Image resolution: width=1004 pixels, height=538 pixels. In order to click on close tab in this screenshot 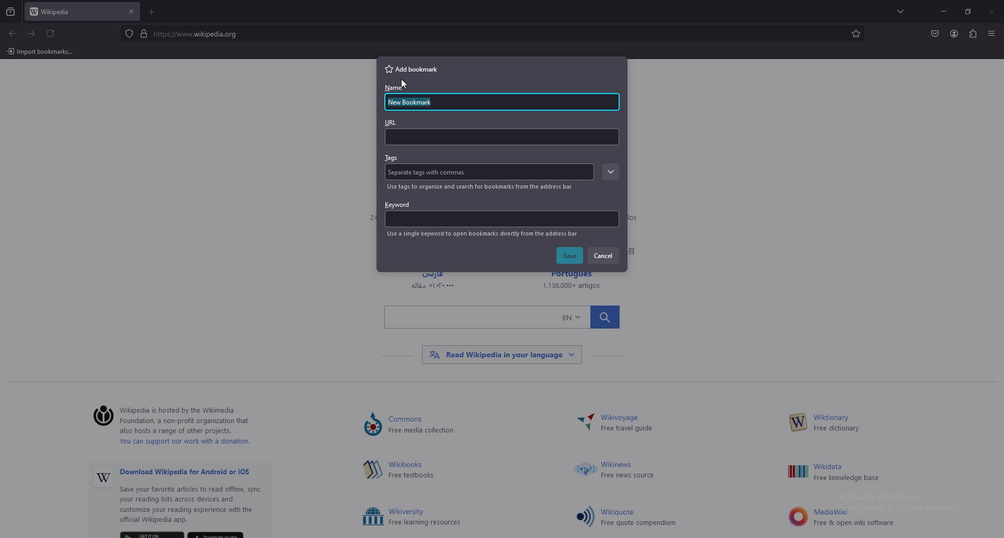, I will do `click(131, 11)`.